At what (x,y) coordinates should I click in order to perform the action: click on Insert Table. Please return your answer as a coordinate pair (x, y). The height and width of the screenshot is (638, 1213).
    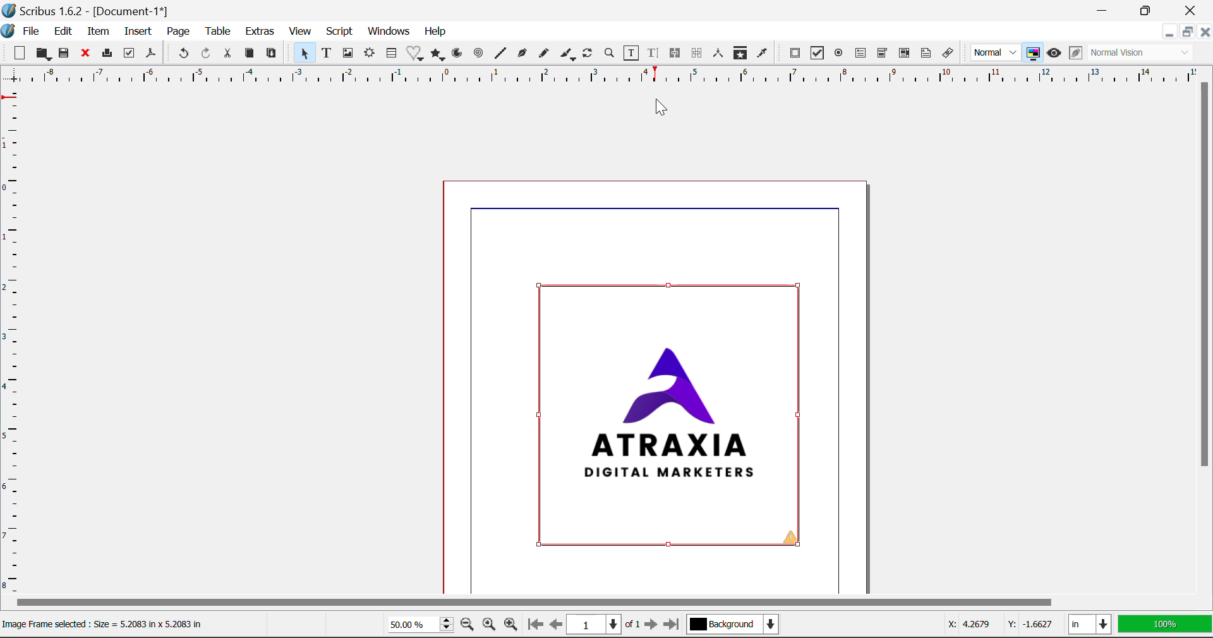
    Looking at the image, I should click on (393, 53).